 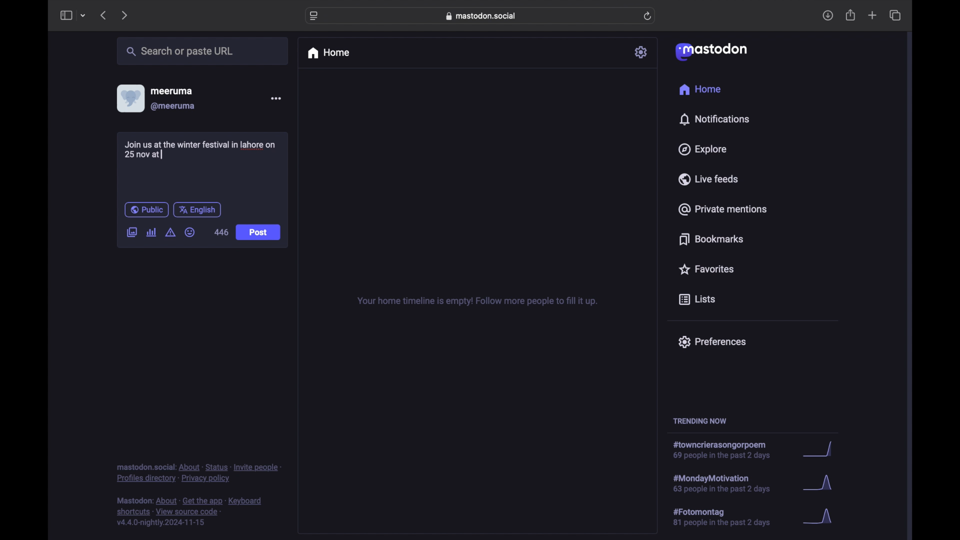 I want to click on website settings, so click(x=315, y=16).